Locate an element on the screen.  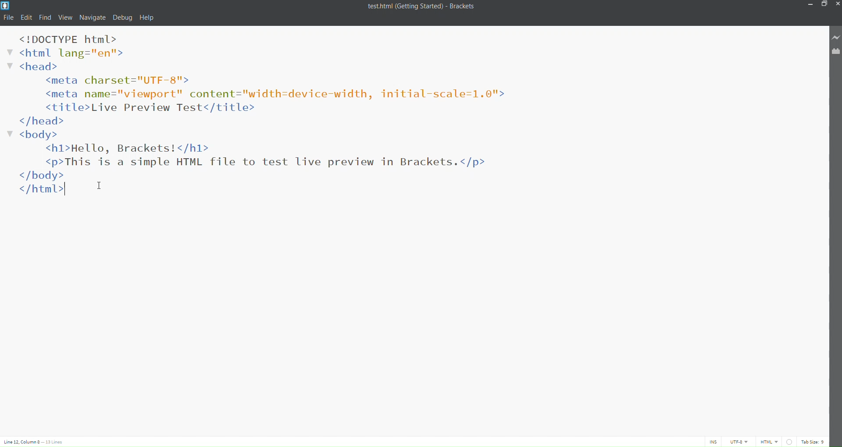
help is located at coordinates (150, 17).